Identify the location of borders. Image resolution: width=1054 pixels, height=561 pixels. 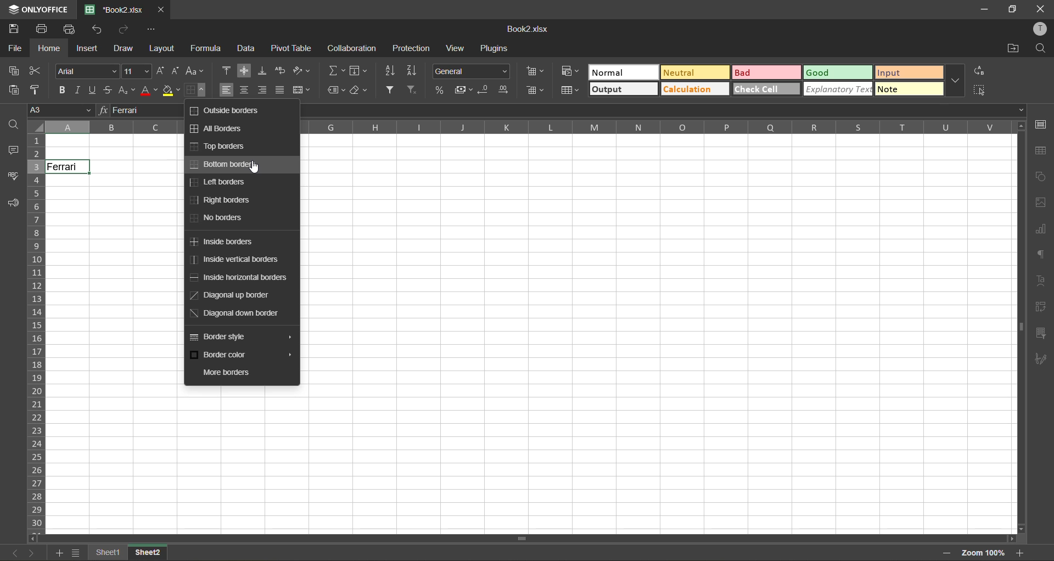
(196, 89).